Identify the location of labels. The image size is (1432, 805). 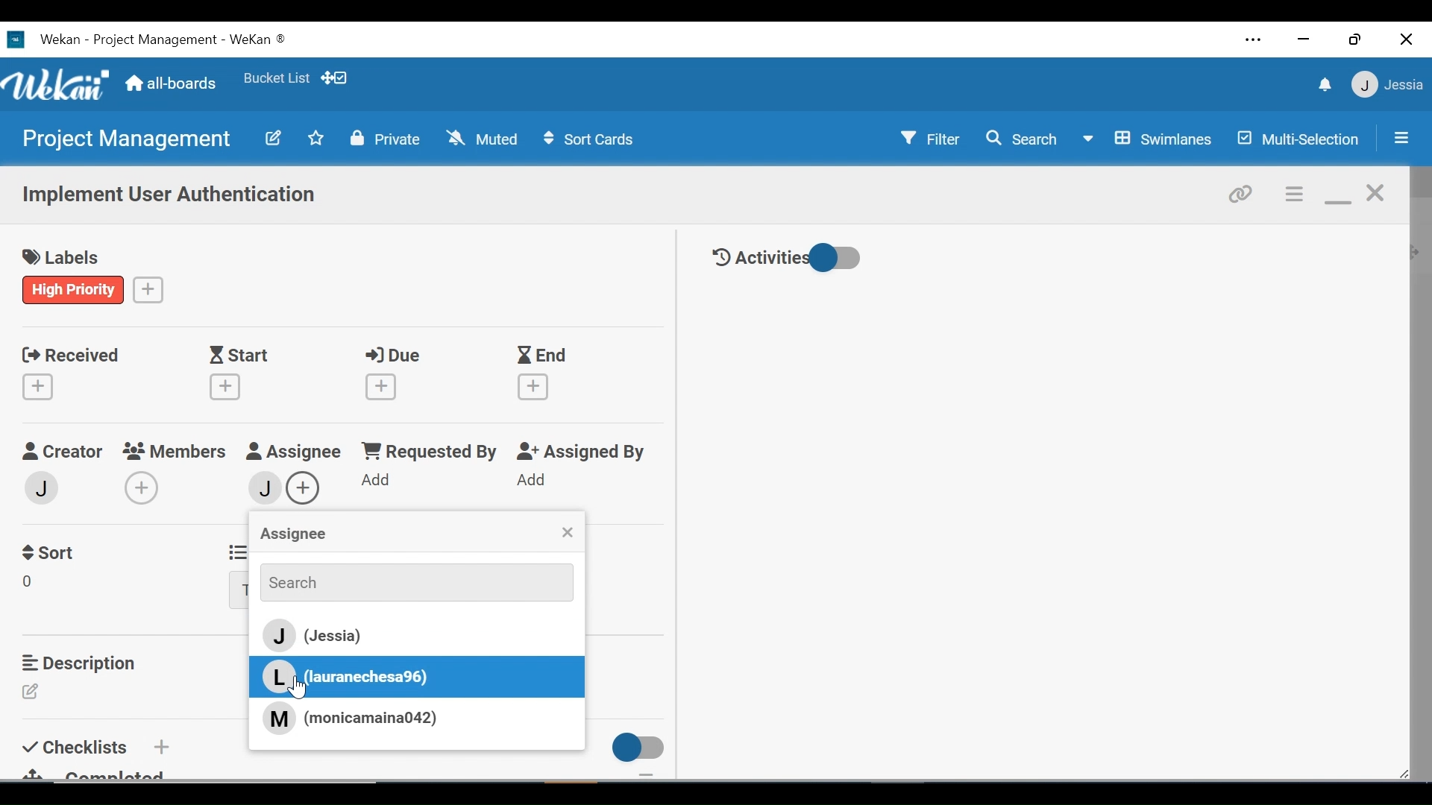
(66, 259).